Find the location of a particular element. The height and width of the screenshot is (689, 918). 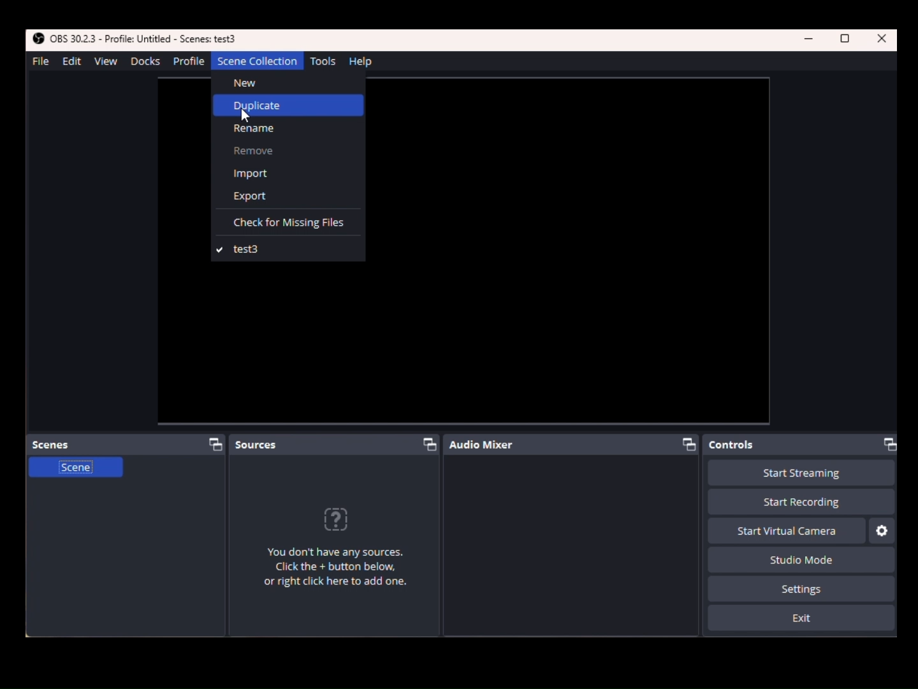

Box is located at coordinates (846, 40).